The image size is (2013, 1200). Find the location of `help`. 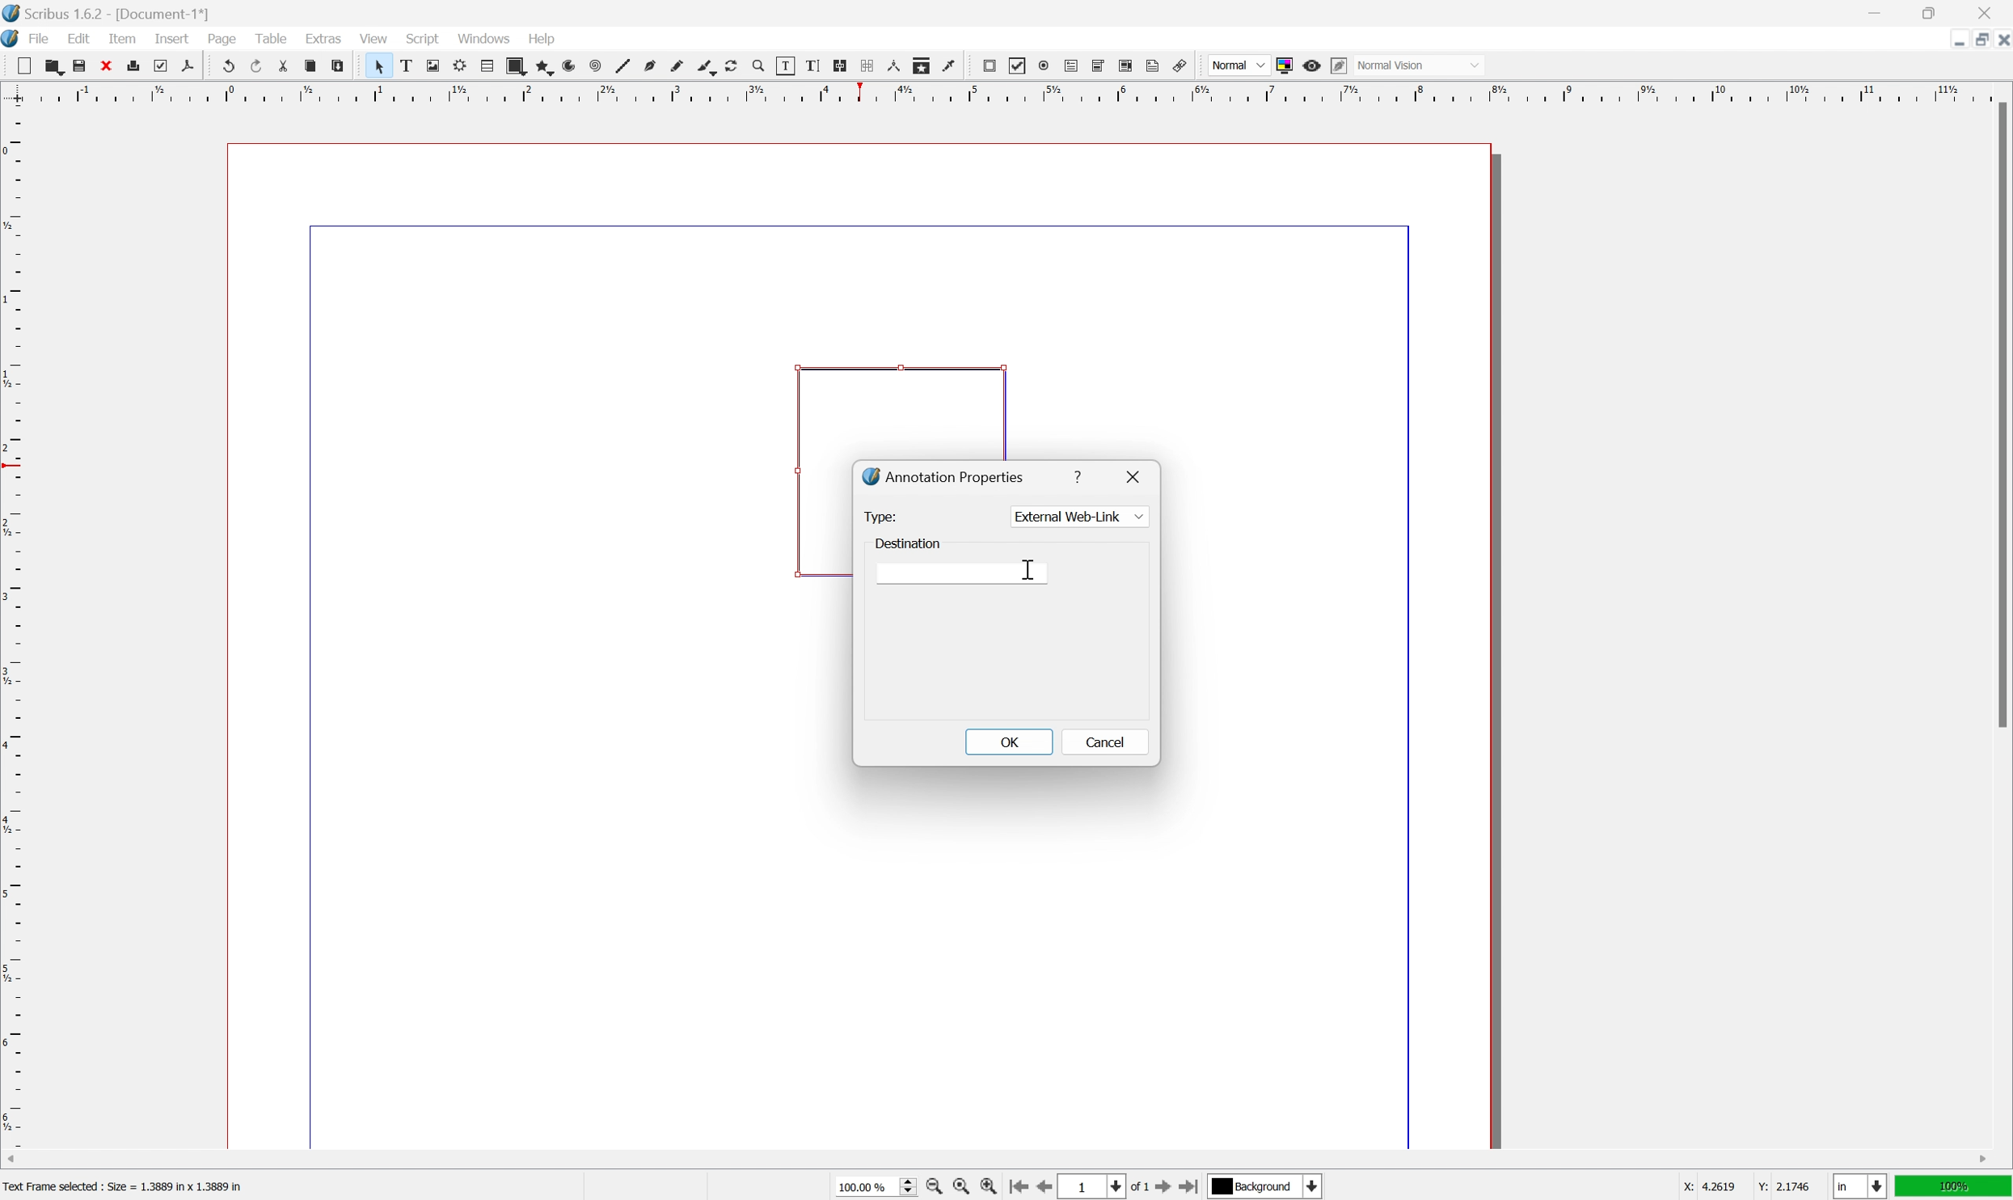

help is located at coordinates (1081, 476).